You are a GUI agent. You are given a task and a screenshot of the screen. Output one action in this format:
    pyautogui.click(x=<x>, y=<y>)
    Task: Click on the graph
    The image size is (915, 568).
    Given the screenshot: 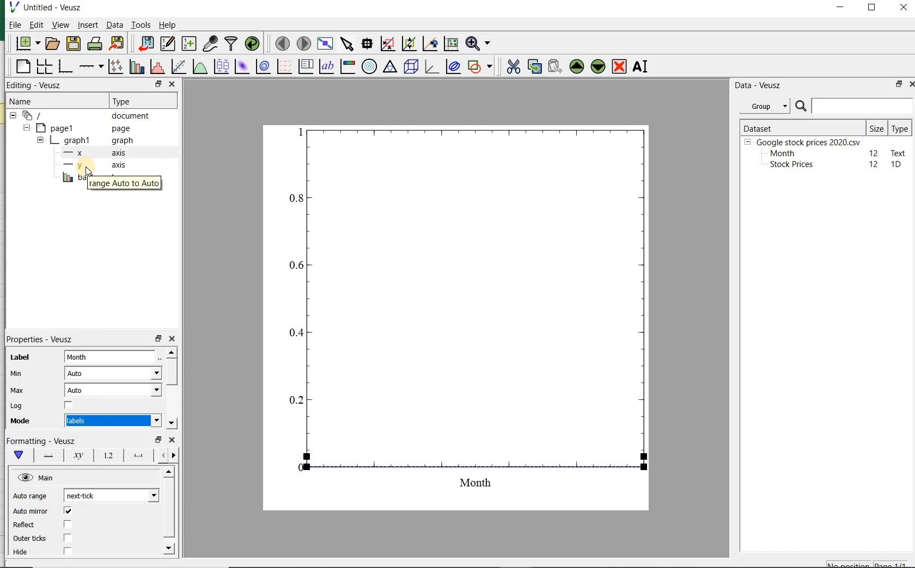 What is the action you would take?
    pyautogui.click(x=461, y=315)
    